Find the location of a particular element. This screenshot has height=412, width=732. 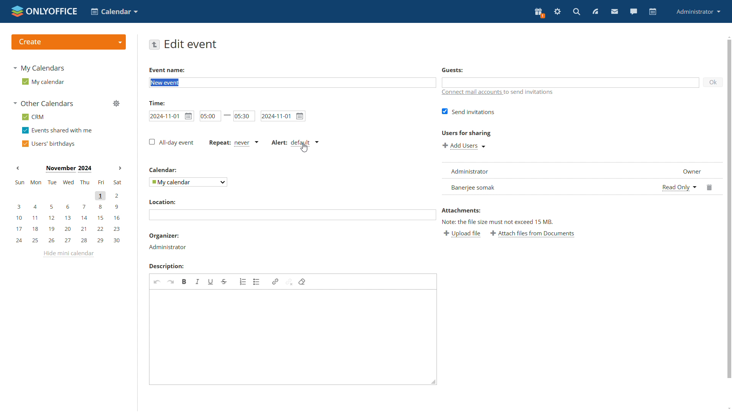

alert type is located at coordinates (296, 143).